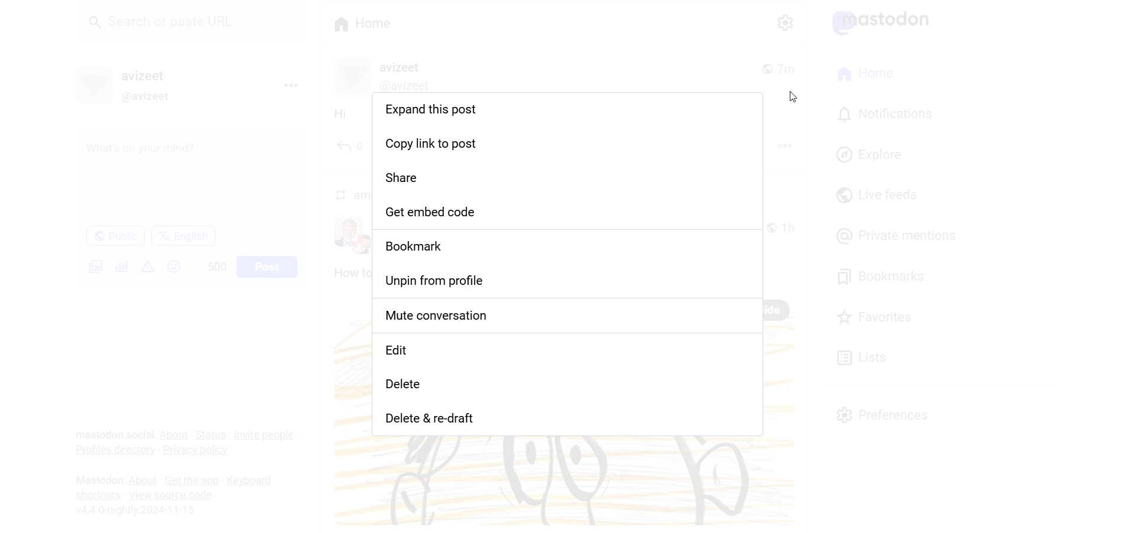  Describe the element at coordinates (362, 22) in the screenshot. I see `Home` at that location.